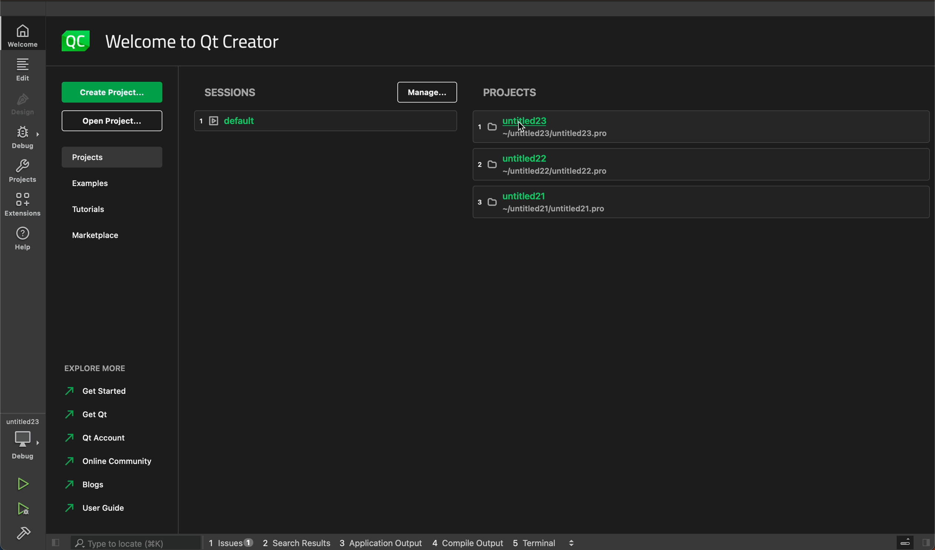 The image size is (935, 550). I want to click on design, so click(23, 107).